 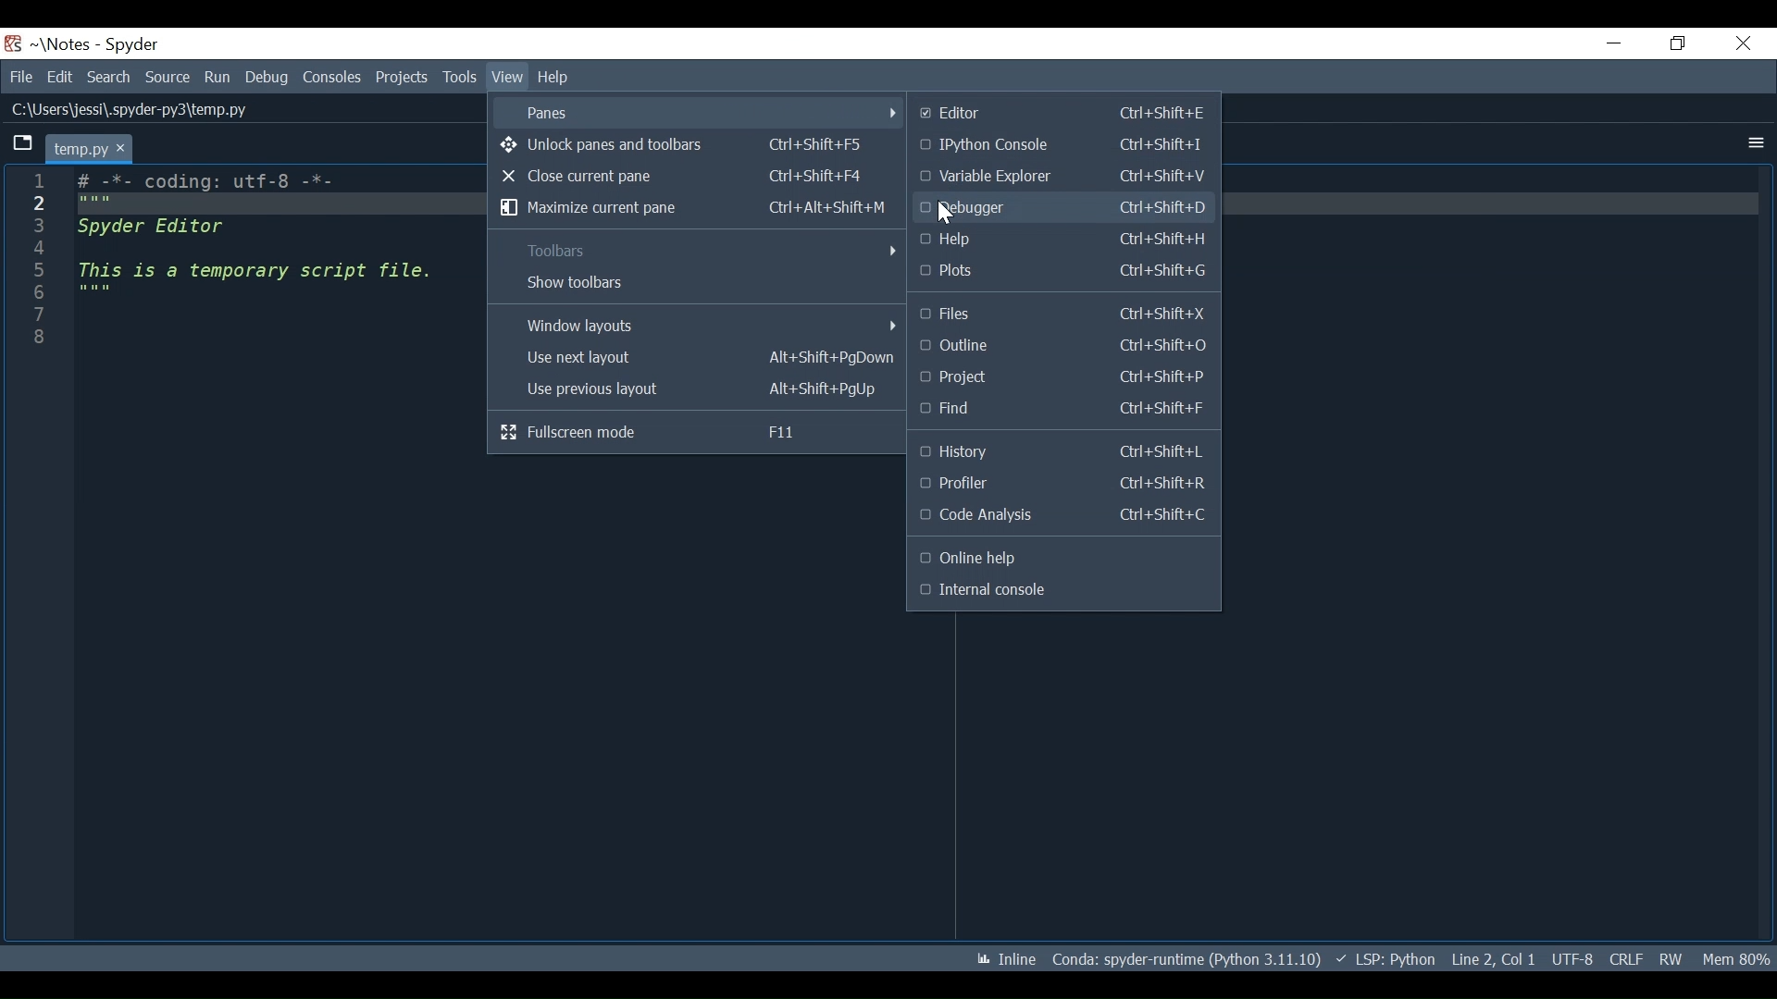 I want to click on Online Help, so click(x=1052, y=559).